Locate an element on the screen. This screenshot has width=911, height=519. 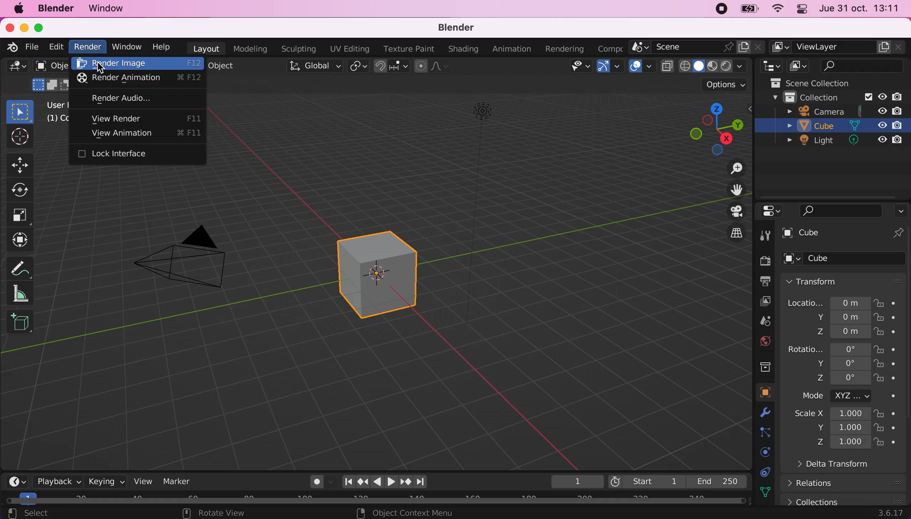
Jump to last is located at coordinates (421, 479).